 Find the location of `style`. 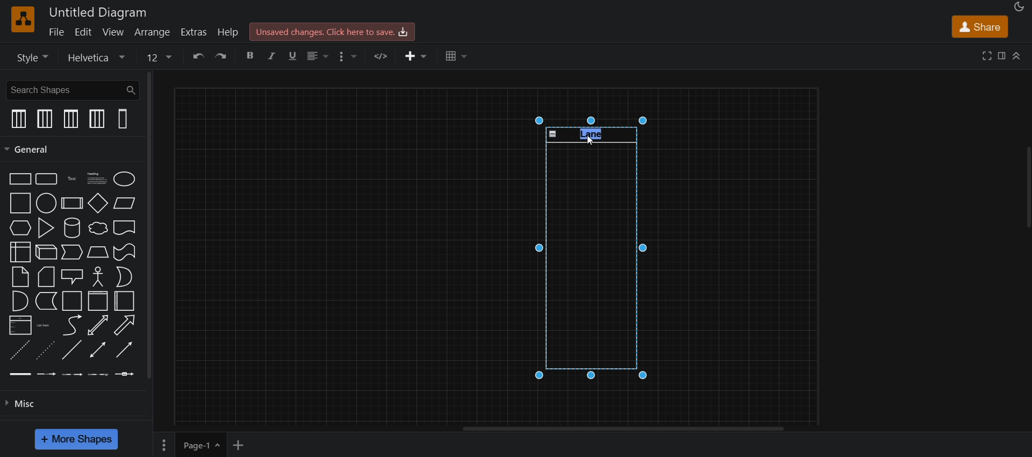

style is located at coordinates (32, 57).